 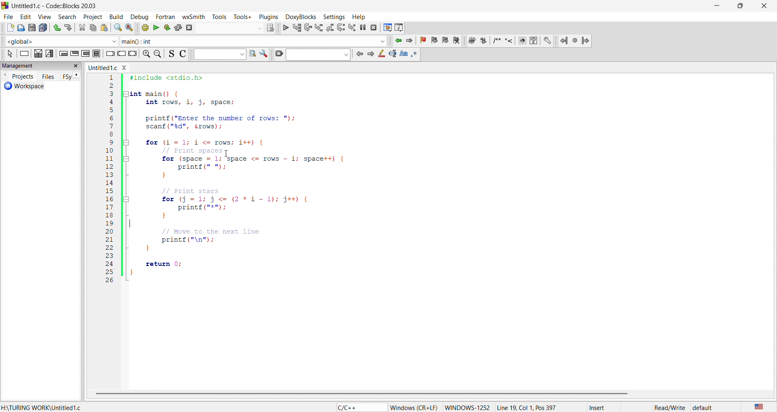 I want to click on match text, so click(x=403, y=53).